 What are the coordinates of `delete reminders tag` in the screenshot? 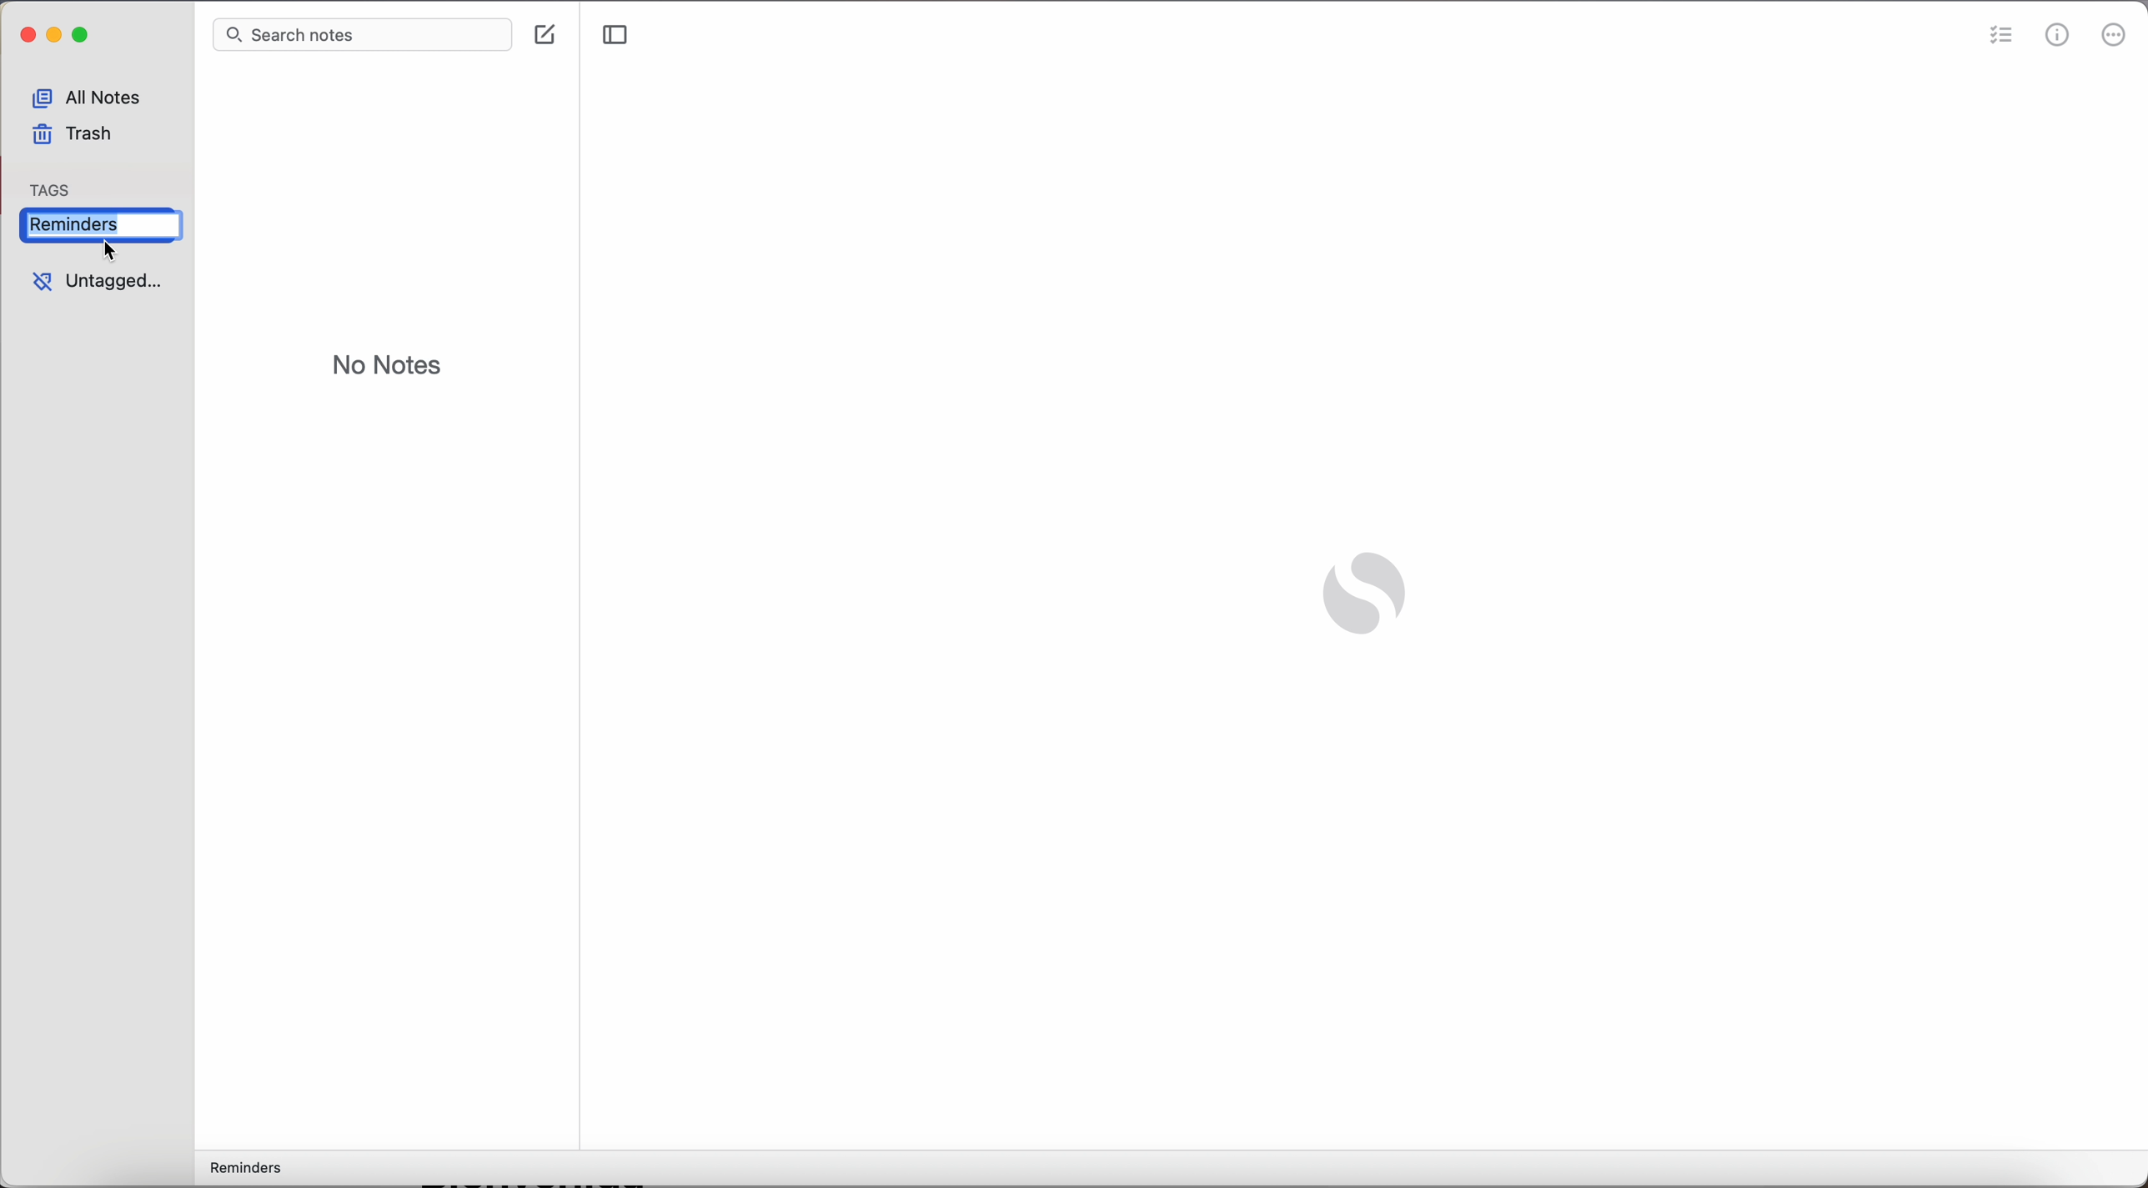 It's located at (73, 223).